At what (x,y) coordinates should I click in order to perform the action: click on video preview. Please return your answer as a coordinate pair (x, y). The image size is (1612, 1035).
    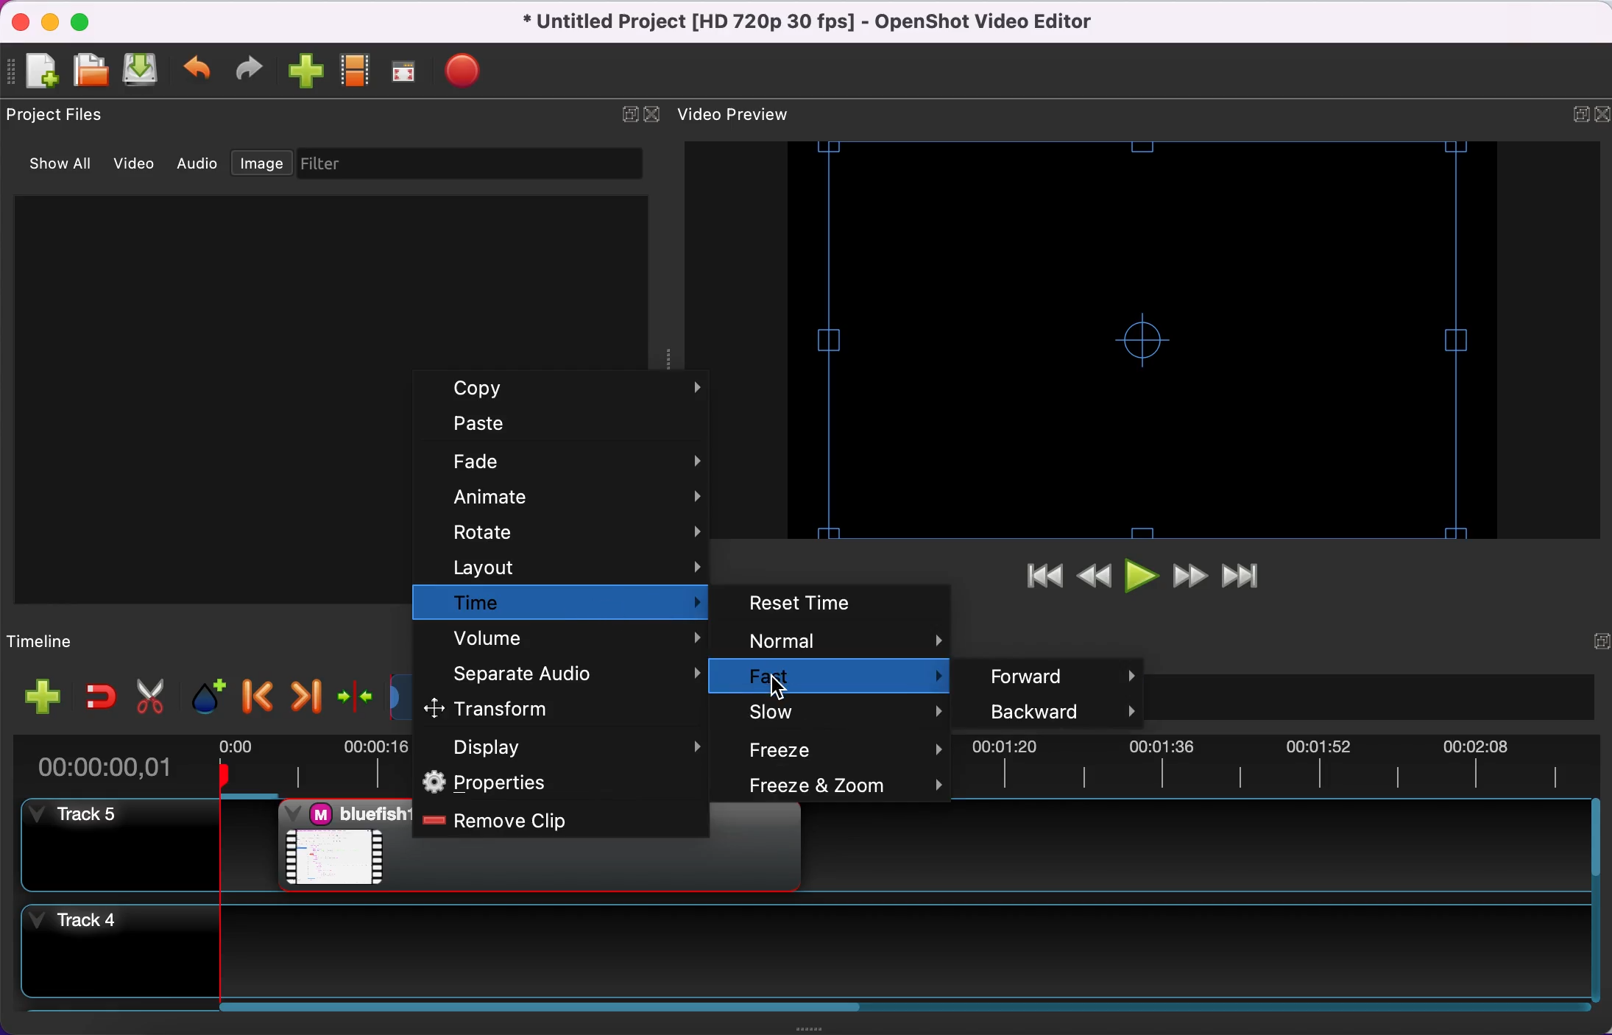
    Looking at the image, I should click on (1140, 341).